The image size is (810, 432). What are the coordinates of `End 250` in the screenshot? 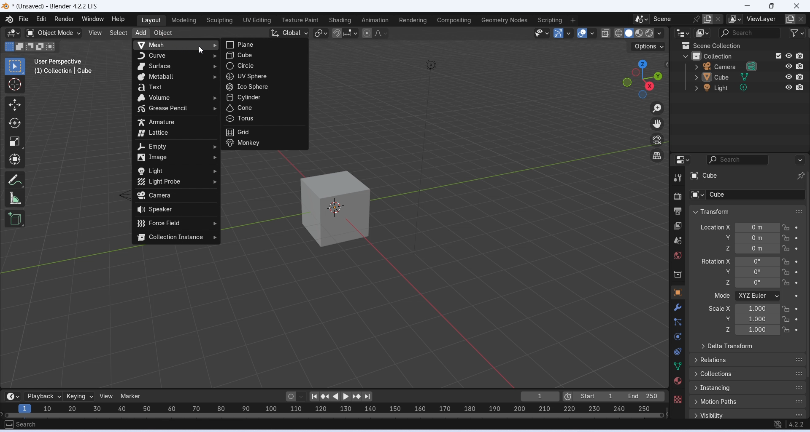 It's located at (642, 396).